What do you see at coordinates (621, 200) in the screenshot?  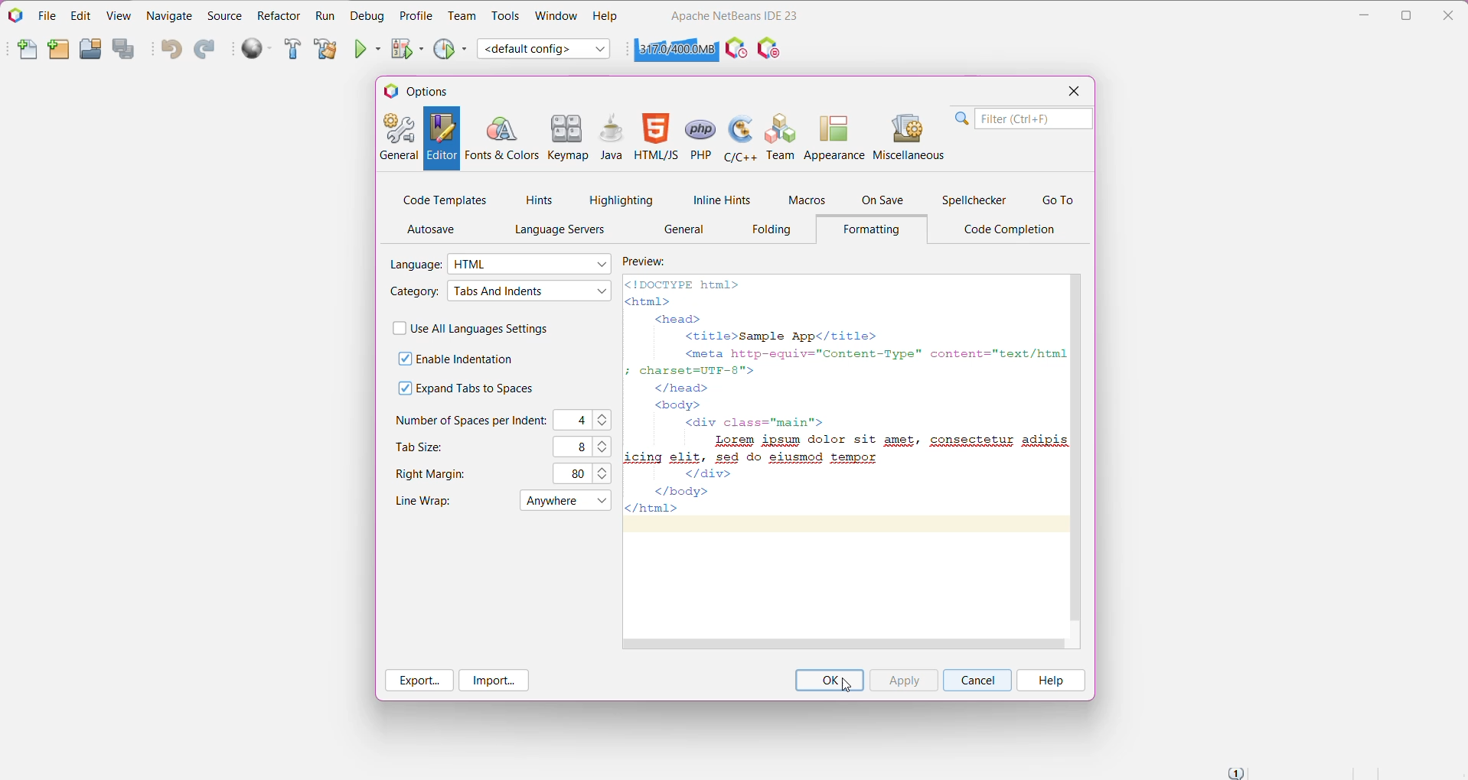 I see `Highlighting` at bounding box center [621, 200].